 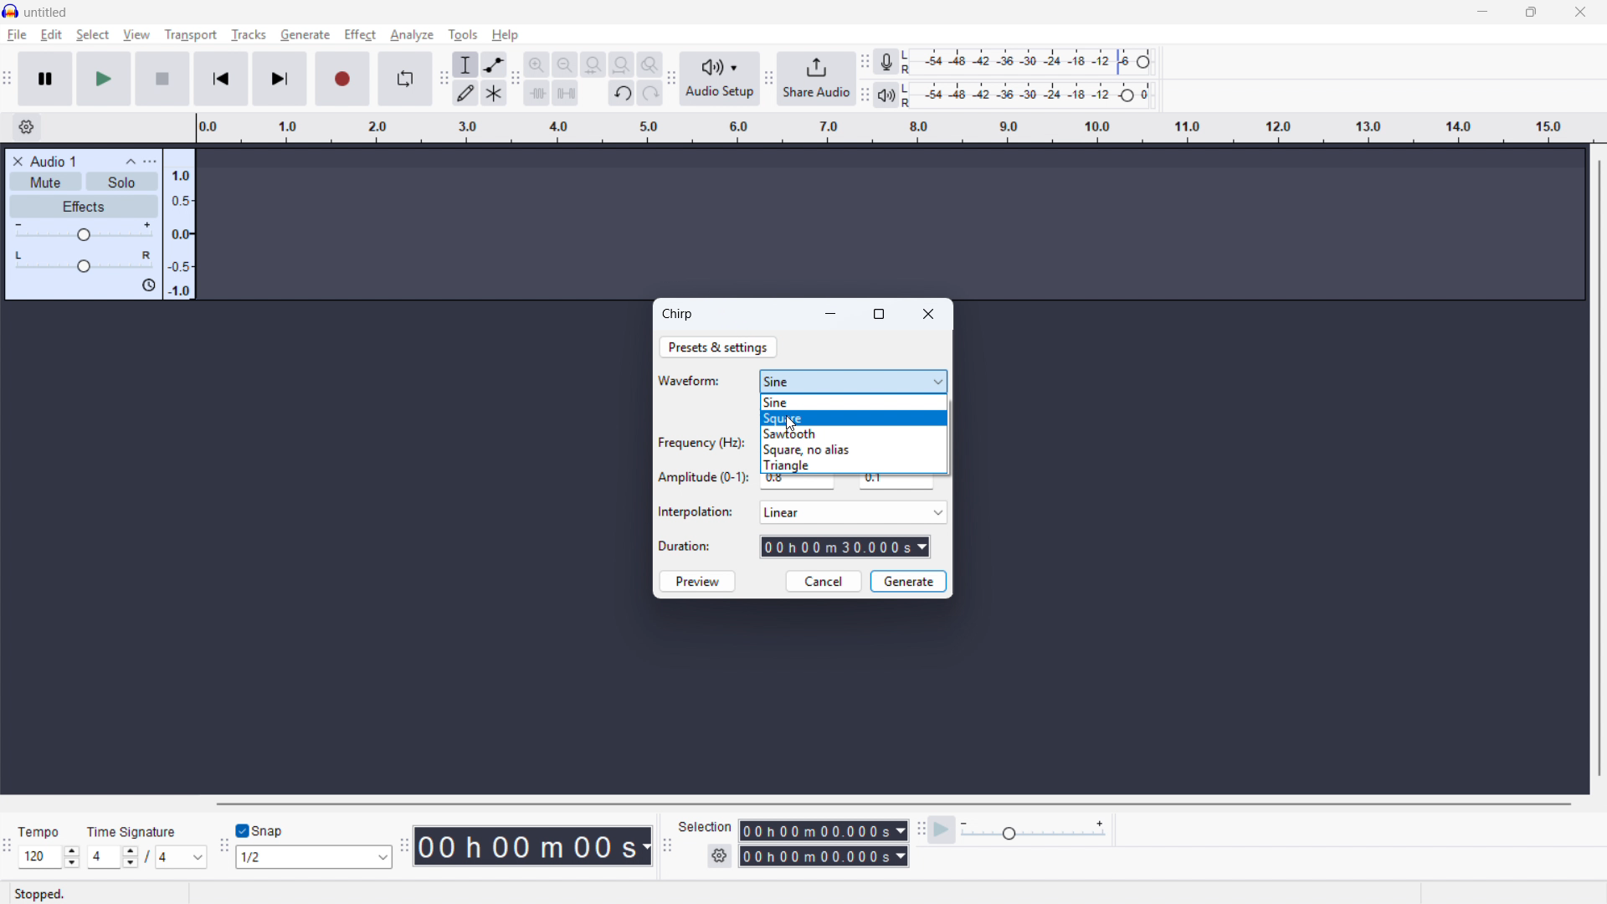 I want to click on Pause , so click(x=45, y=77).